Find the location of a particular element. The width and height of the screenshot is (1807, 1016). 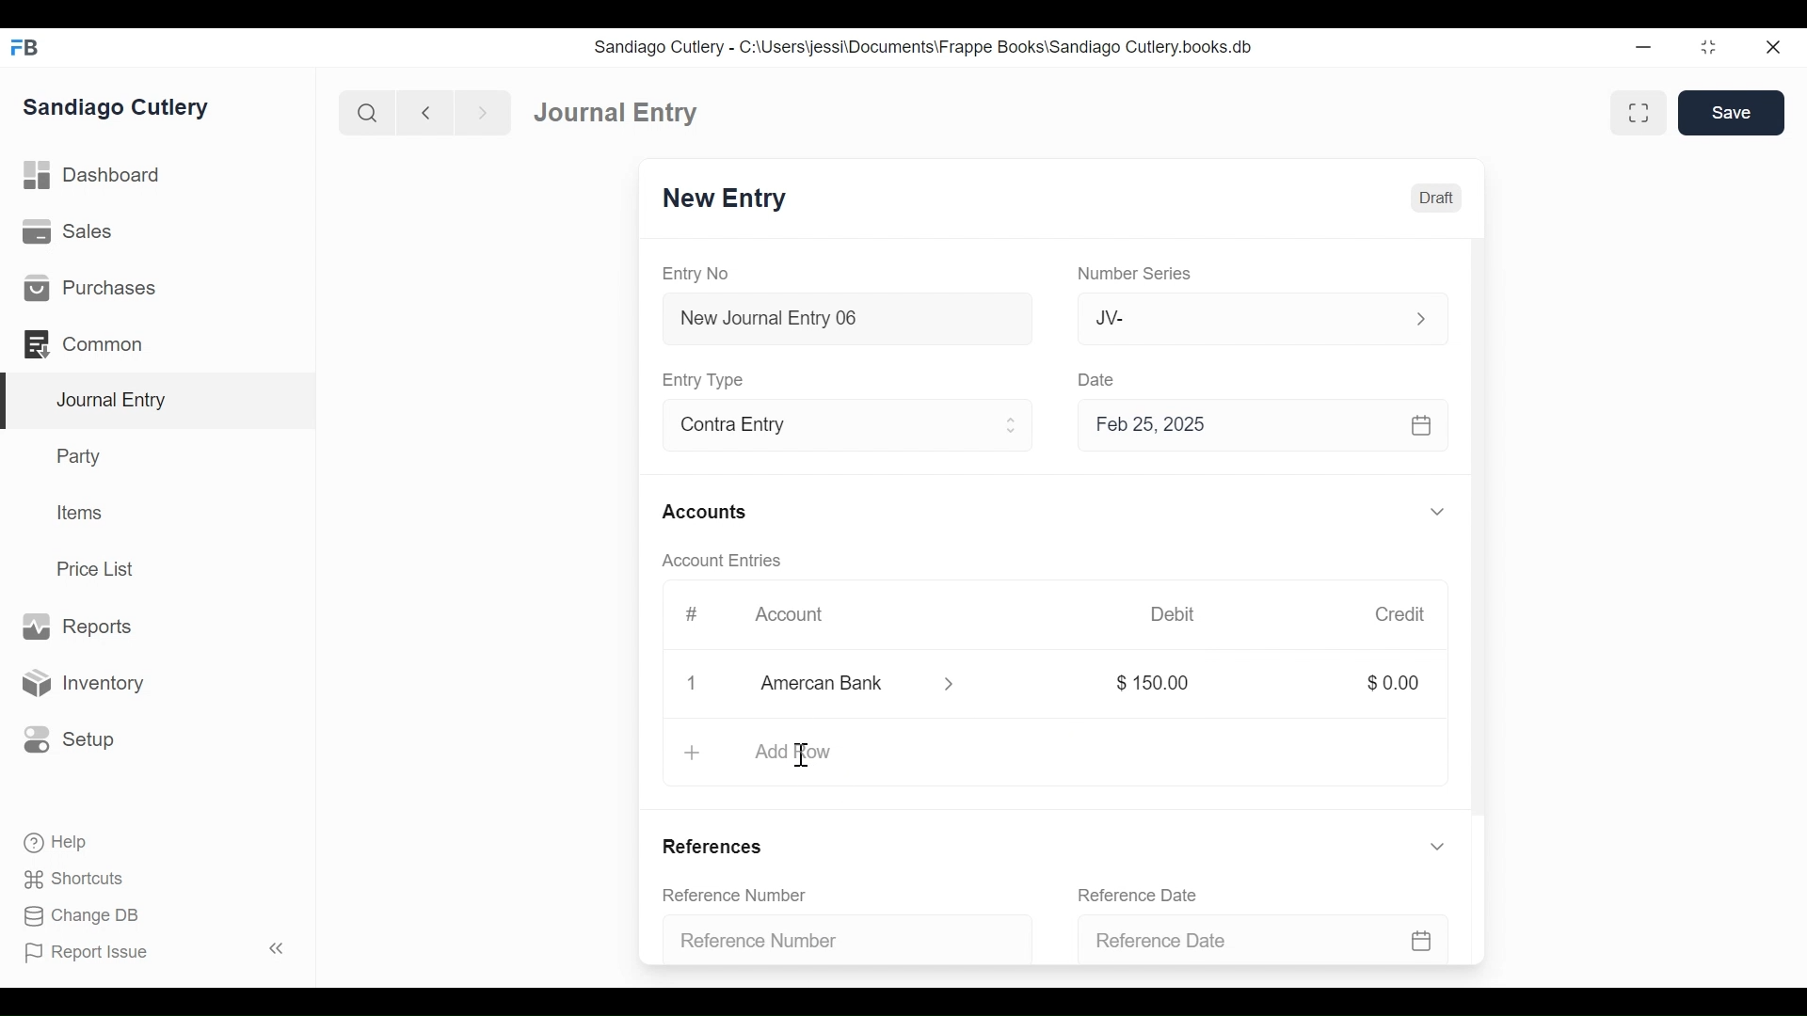

Close is located at coordinates (1776, 46).